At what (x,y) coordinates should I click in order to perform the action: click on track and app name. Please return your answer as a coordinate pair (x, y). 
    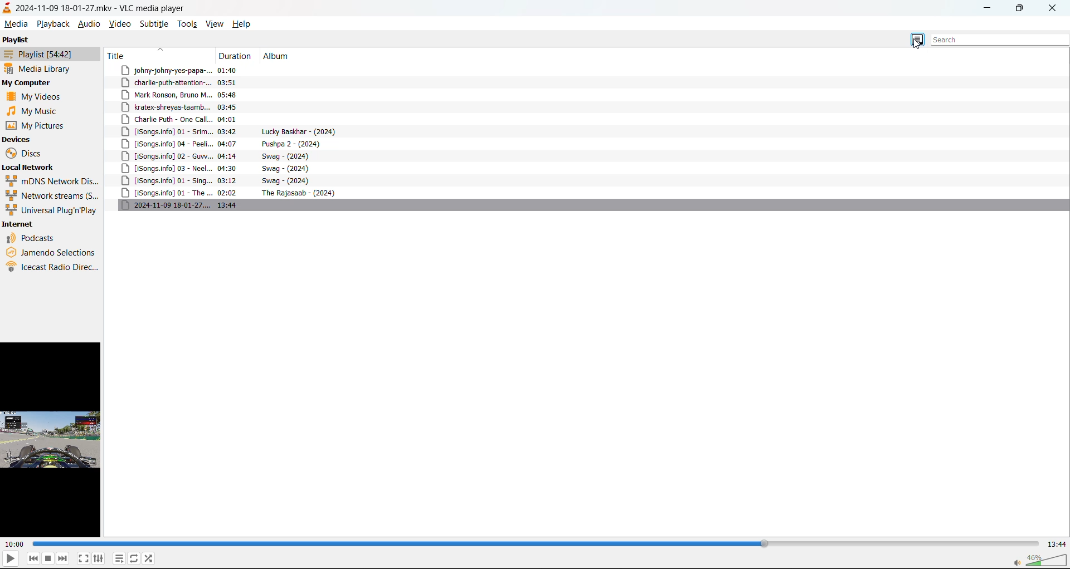
    Looking at the image, I should click on (93, 8).